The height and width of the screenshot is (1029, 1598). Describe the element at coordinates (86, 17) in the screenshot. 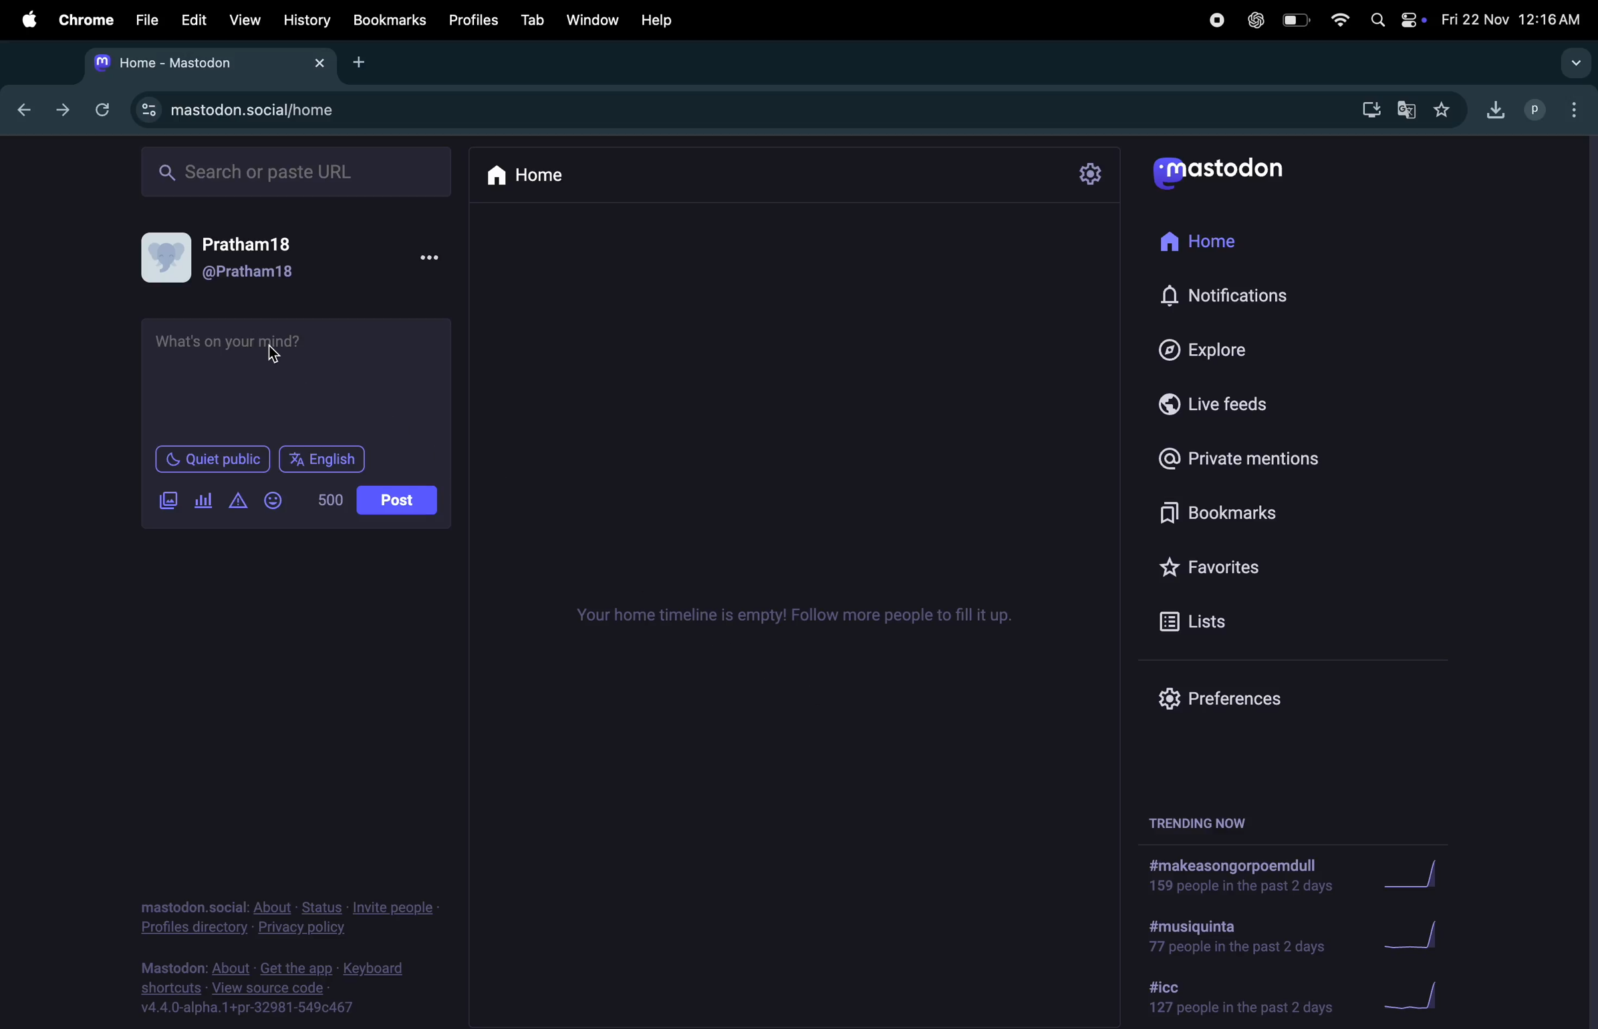

I see `chrome` at that location.